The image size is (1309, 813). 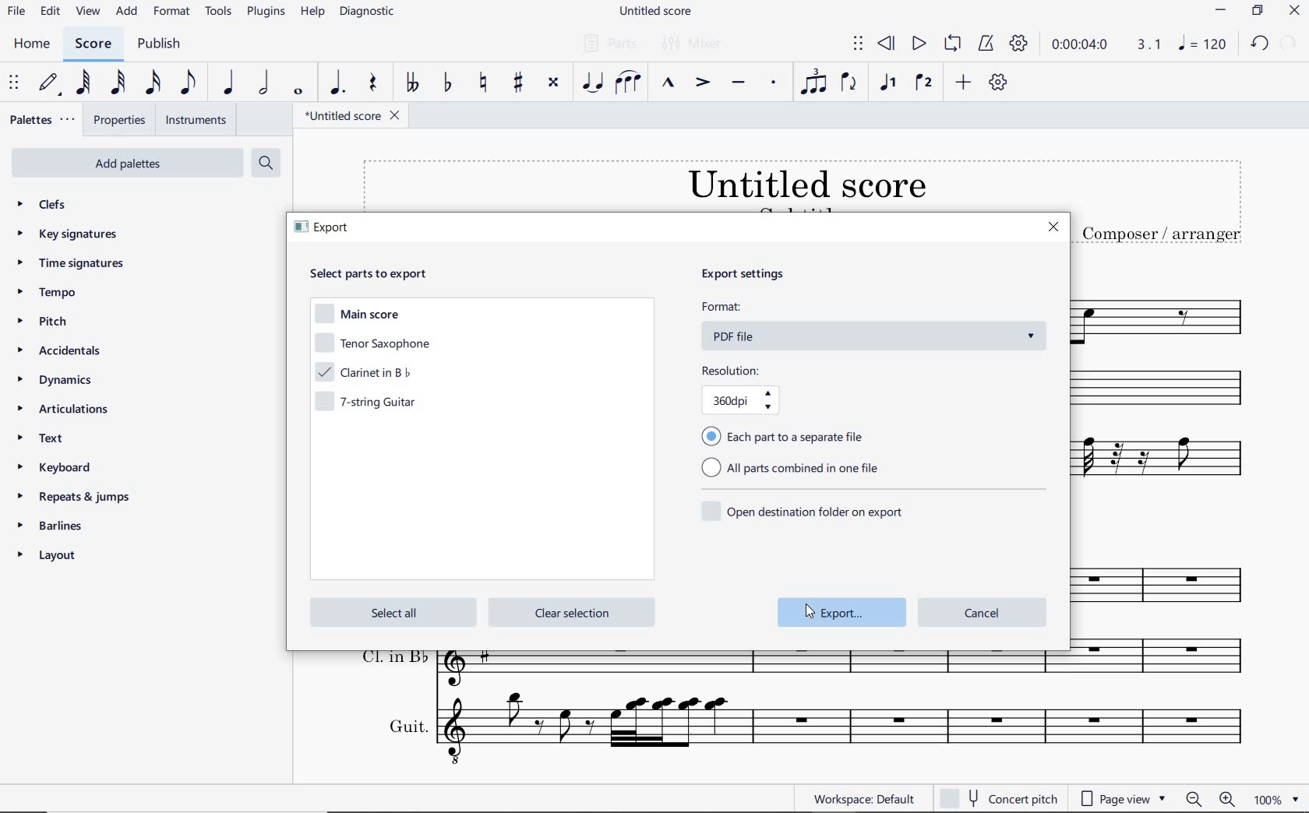 I want to click on 64TH NOTE, so click(x=83, y=84).